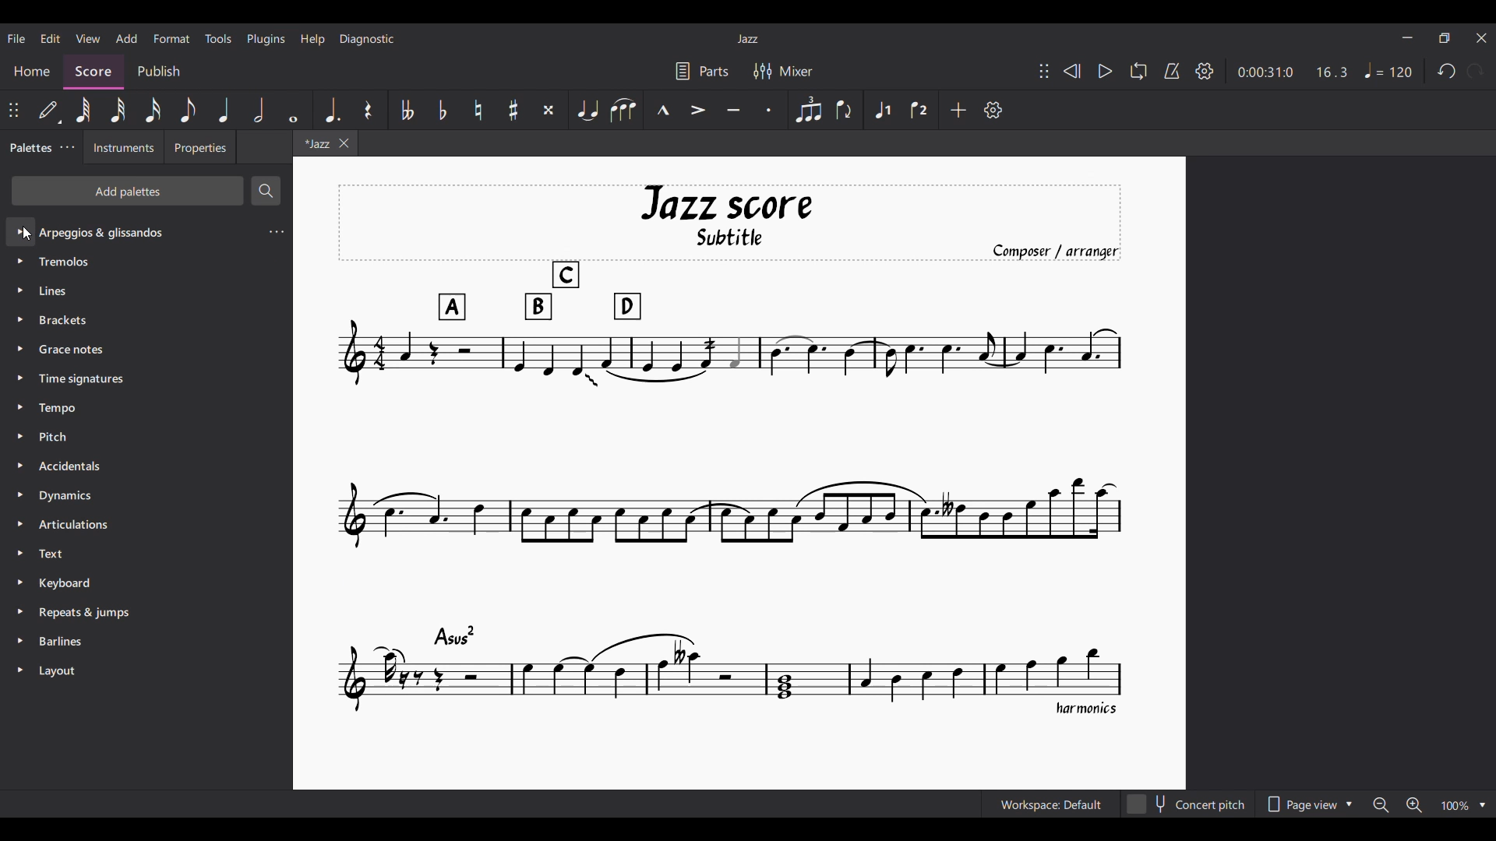 This screenshot has width=1496, height=841. What do you see at coordinates (259, 109) in the screenshot?
I see `Half note` at bounding box center [259, 109].